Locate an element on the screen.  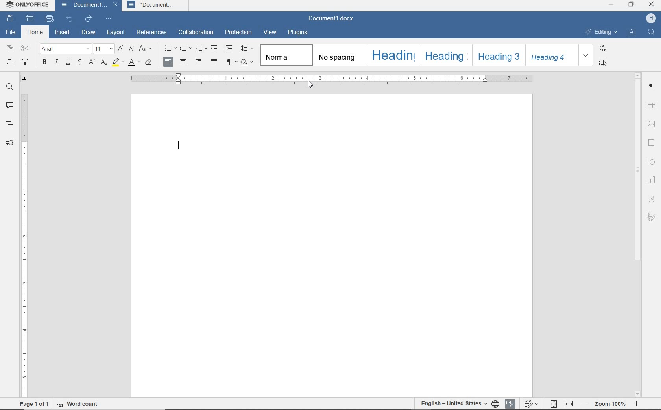
ITALIC is located at coordinates (56, 63).